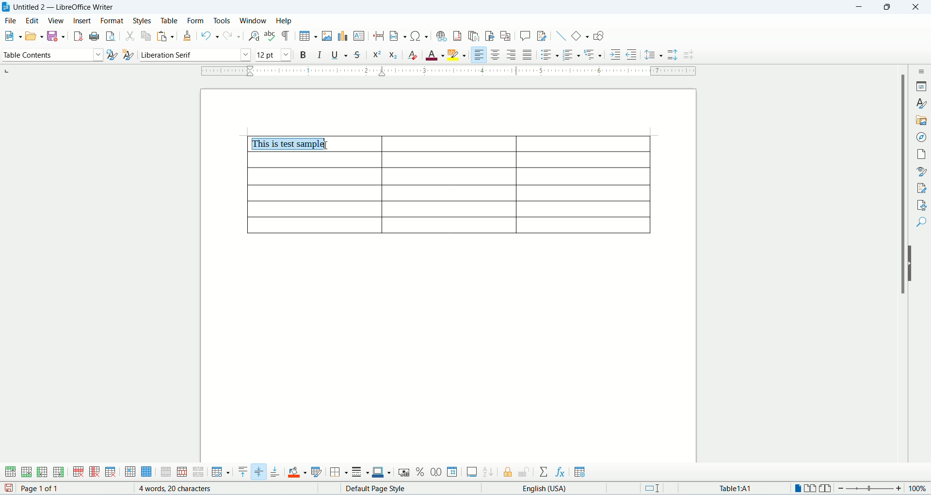 Image resolution: width=931 pixels, height=495 pixels. What do you see at coordinates (442, 35) in the screenshot?
I see `insert hyperlink` at bounding box center [442, 35].